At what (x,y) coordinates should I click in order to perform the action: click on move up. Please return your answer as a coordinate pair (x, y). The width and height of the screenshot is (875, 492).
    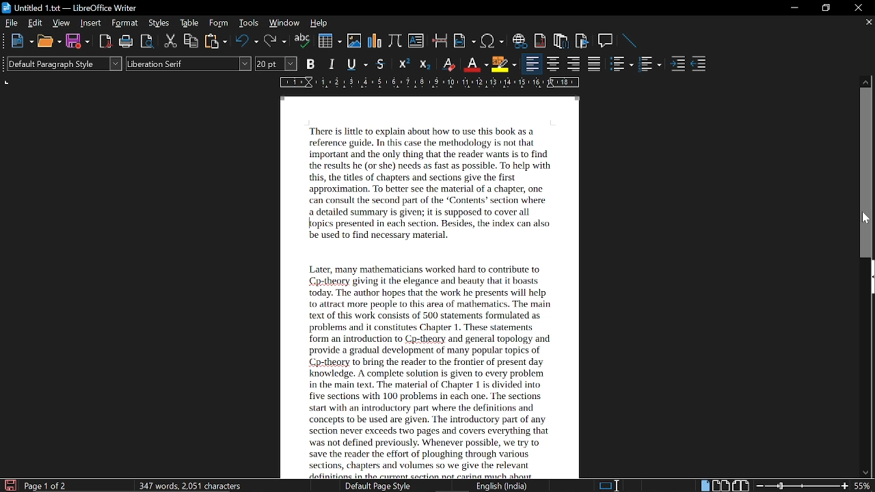
    Looking at the image, I should click on (867, 80).